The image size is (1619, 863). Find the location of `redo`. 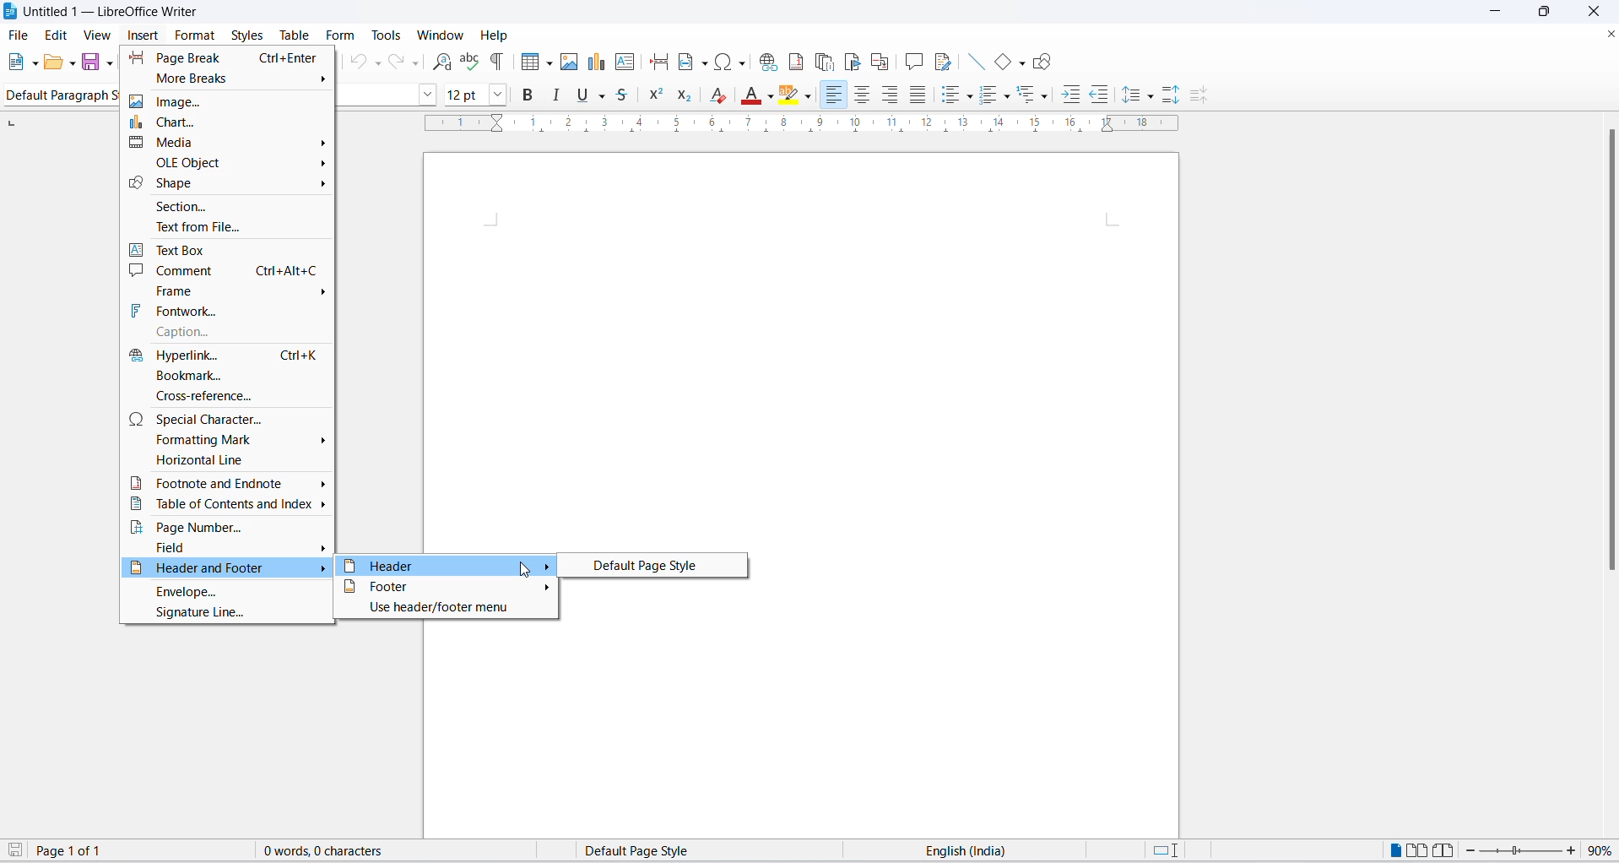

redo is located at coordinates (404, 62).